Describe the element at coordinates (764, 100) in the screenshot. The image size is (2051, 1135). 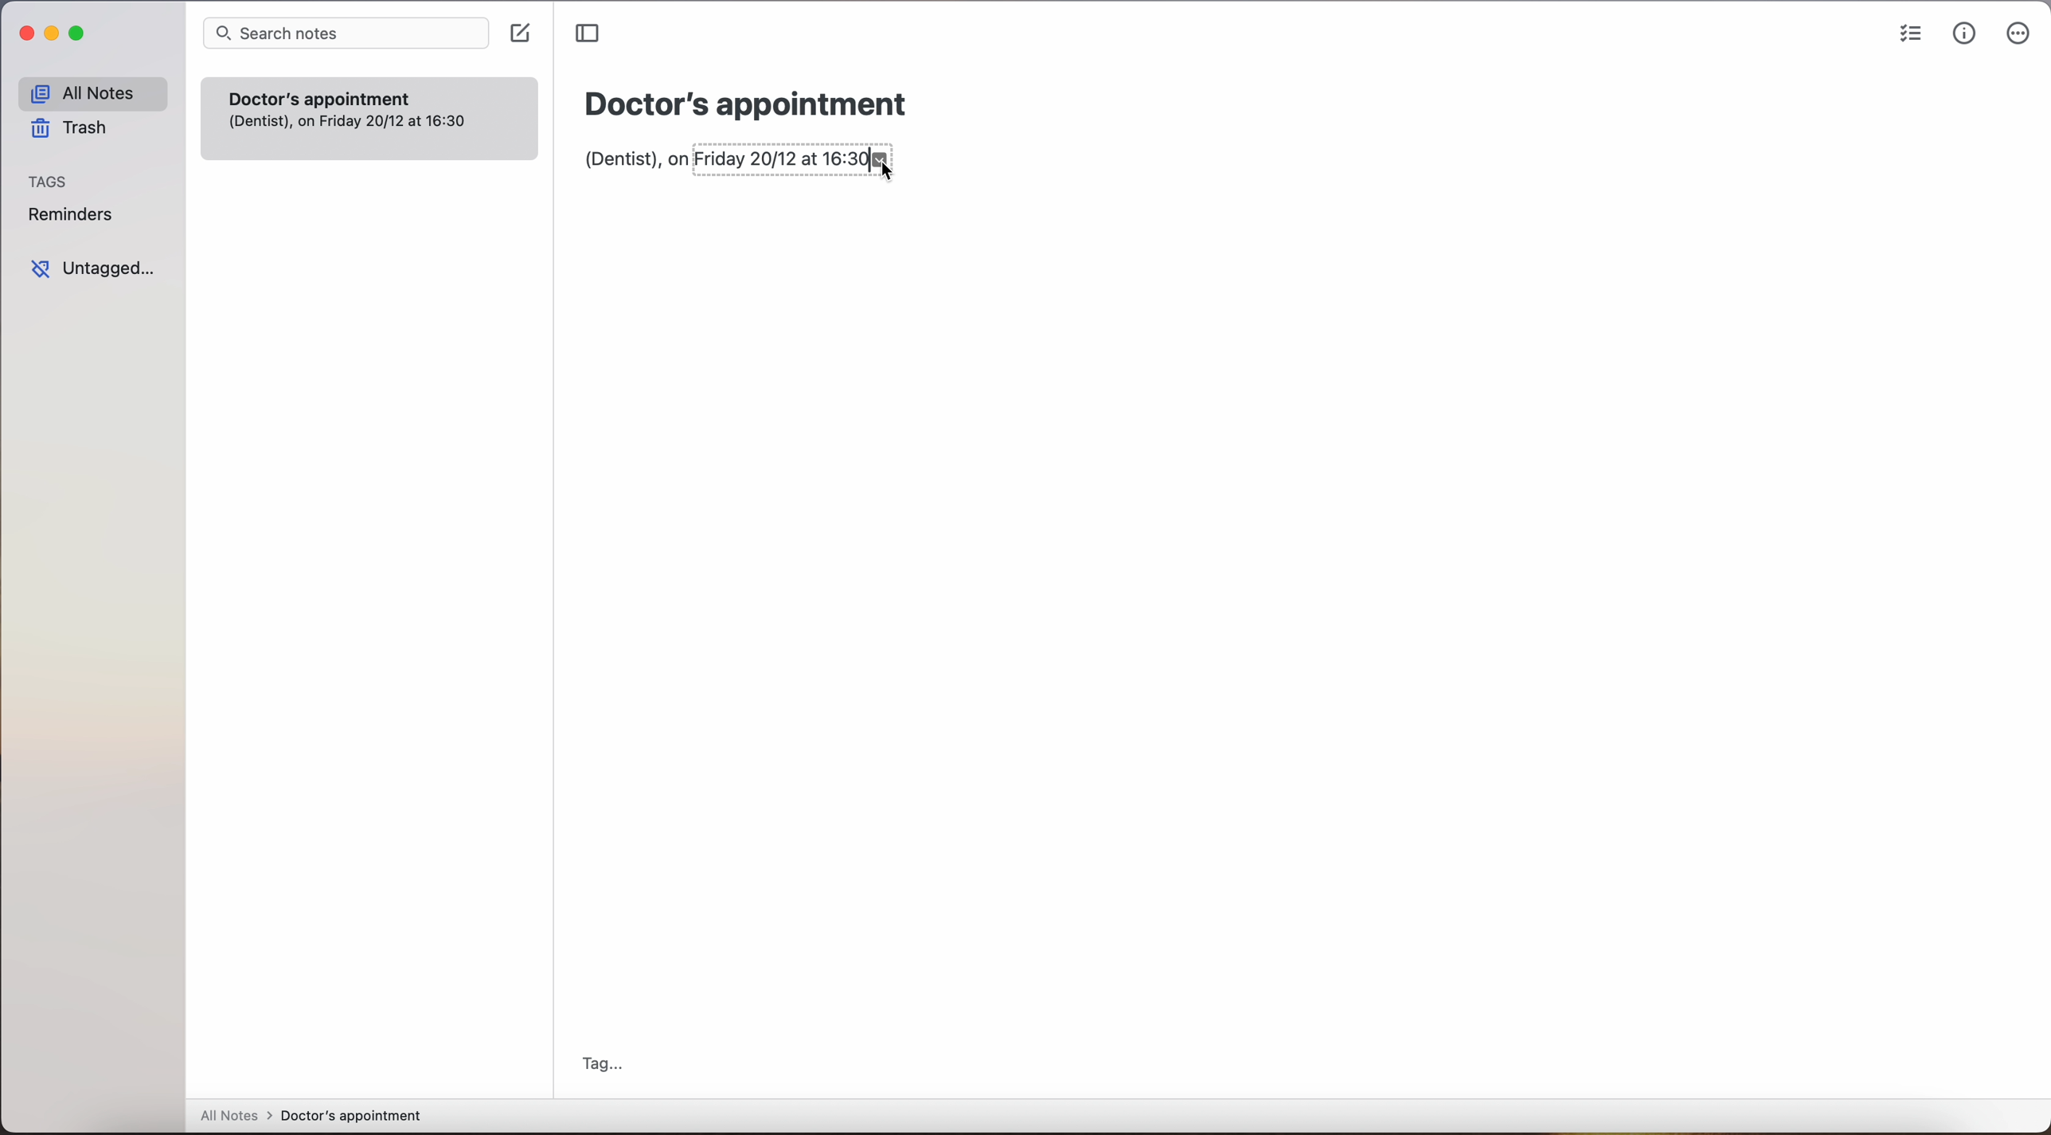
I see `Doctor's appointment` at that location.